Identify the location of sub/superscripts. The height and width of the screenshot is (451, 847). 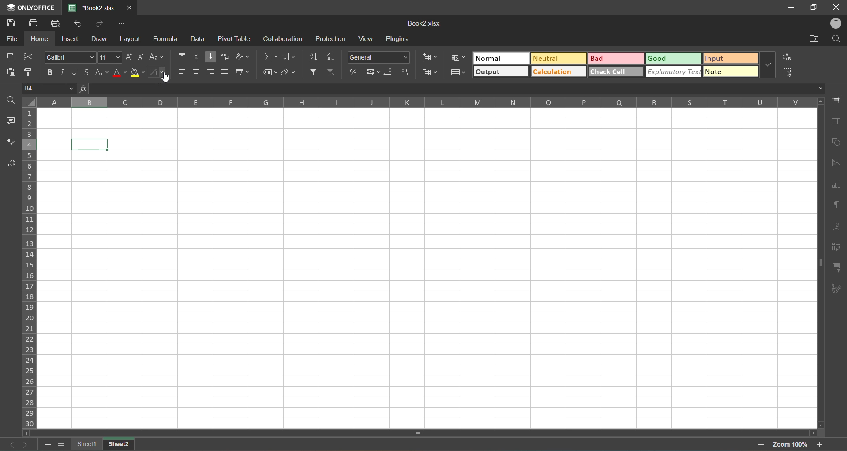
(101, 72).